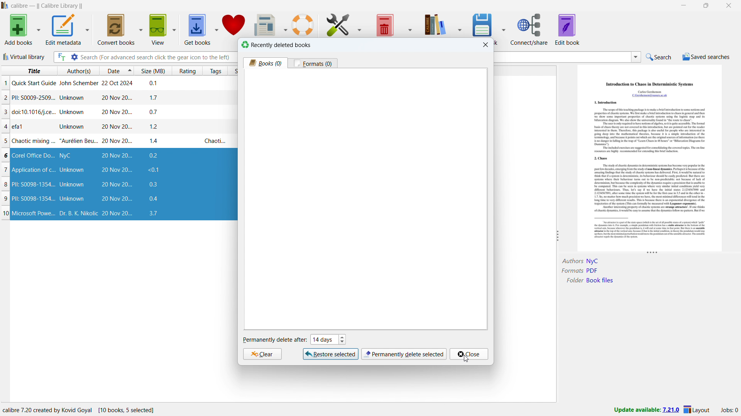 This screenshot has width=741, height=416. What do you see at coordinates (19, 29) in the screenshot?
I see `add books ` at bounding box center [19, 29].